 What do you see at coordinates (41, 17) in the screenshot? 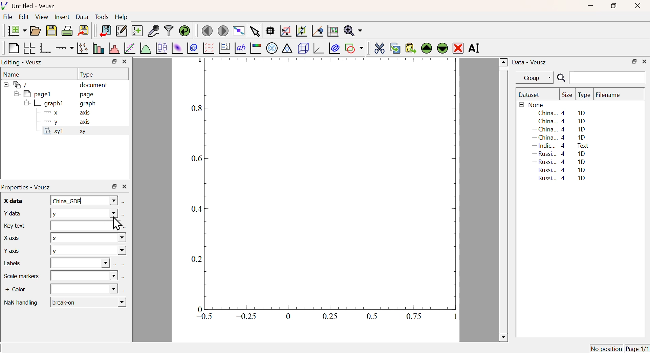
I see `View` at bounding box center [41, 17].